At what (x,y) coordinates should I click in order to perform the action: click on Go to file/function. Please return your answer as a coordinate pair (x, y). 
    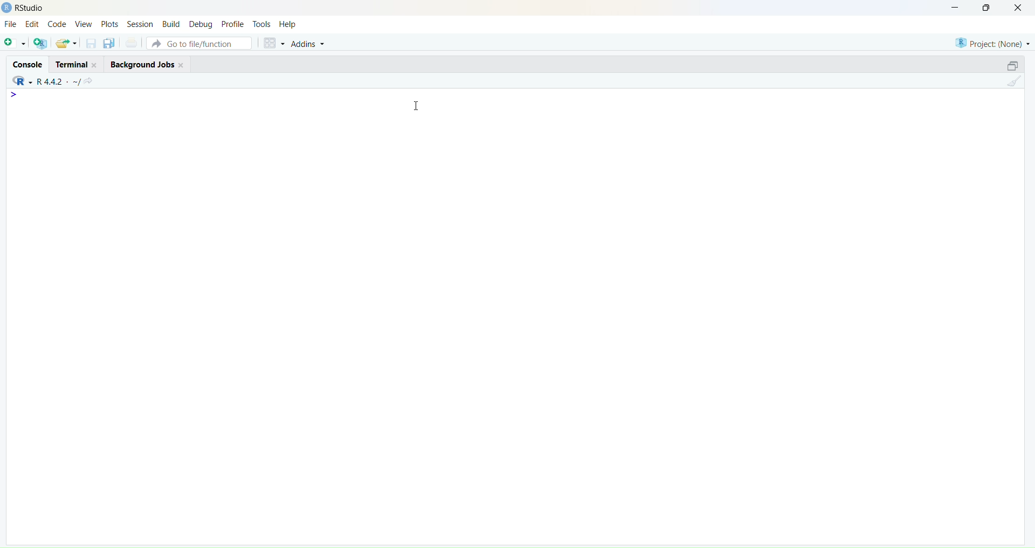
    Looking at the image, I should click on (198, 43).